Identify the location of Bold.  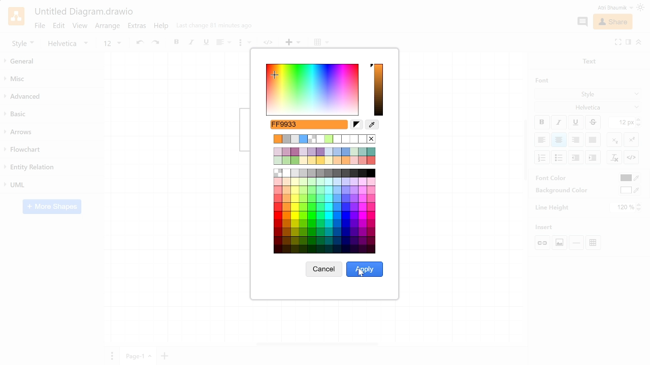
(542, 122).